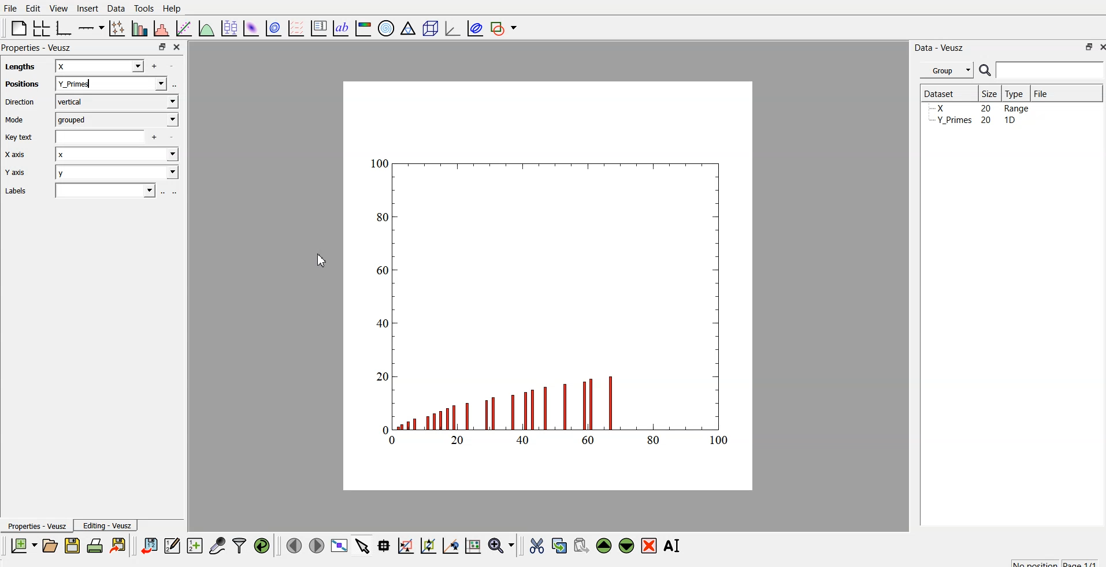 This screenshot has height=567, width=1106. What do you see at coordinates (501, 545) in the screenshot?
I see `zoom menu` at bounding box center [501, 545].